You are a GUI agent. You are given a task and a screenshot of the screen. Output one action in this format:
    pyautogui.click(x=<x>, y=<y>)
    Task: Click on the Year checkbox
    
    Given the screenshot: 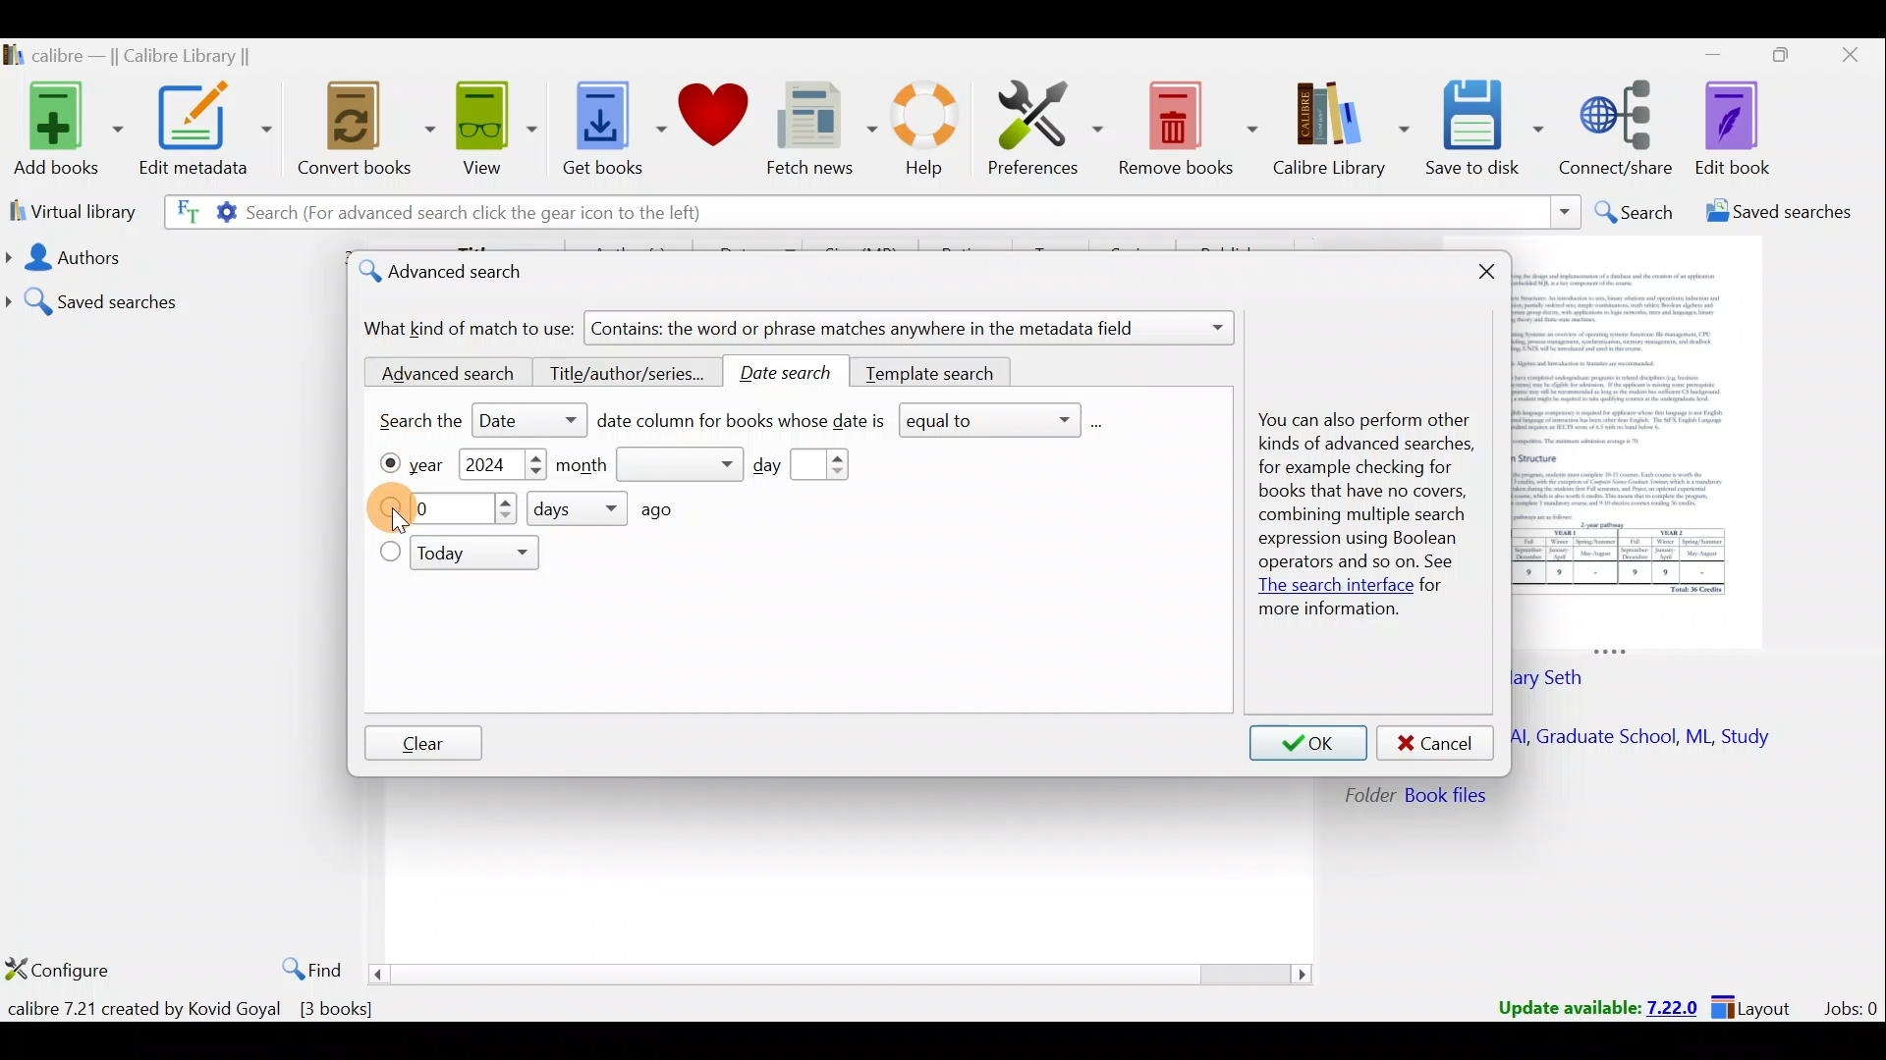 What is the action you would take?
    pyautogui.click(x=389, y=463)
    